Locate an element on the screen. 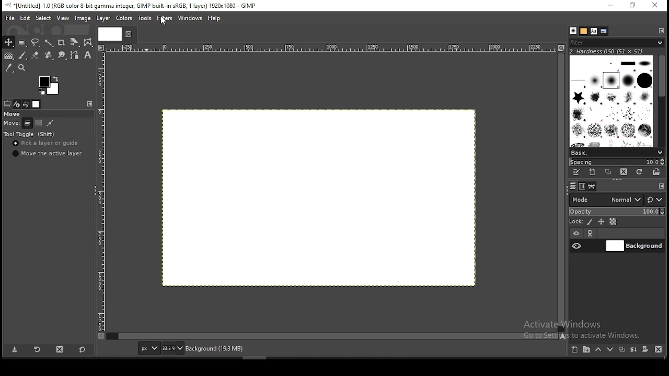  duplicate layer is located at coordinates (621, 351).